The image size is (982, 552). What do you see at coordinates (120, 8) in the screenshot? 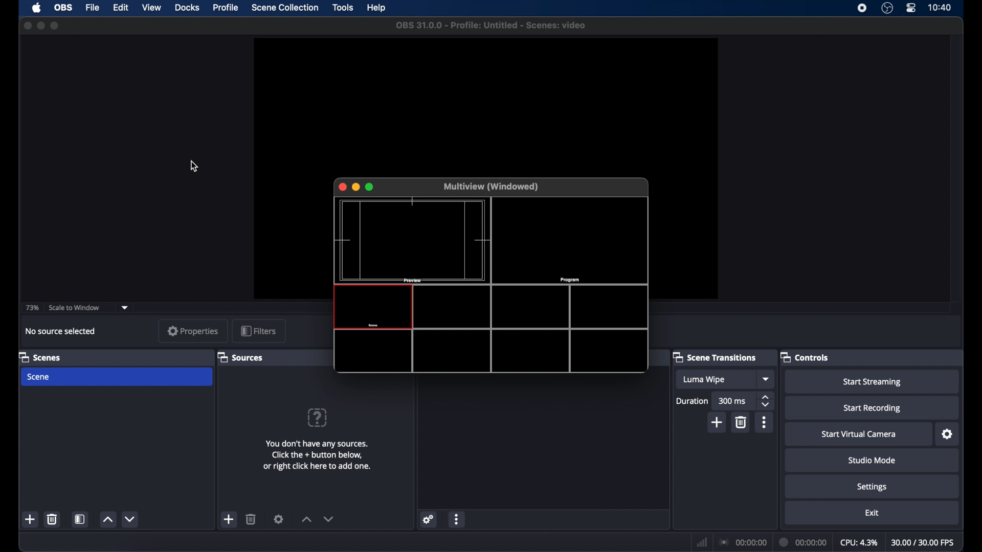
I see `edit` at bounding box center [120, 8].